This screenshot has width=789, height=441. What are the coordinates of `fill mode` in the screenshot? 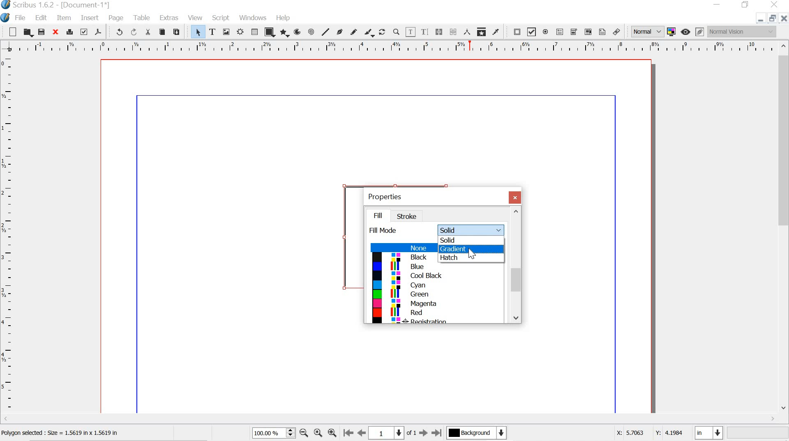 It's located at (385, 231).